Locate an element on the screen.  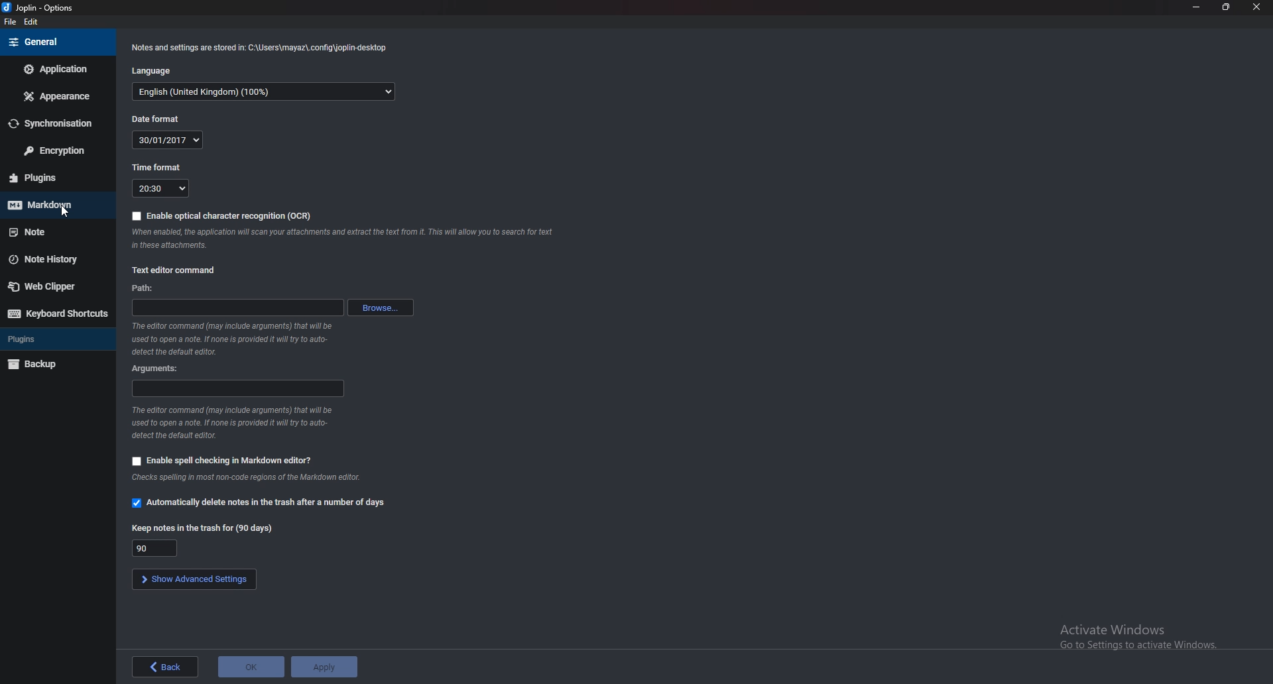
Language is located at coordinates (156, 70).